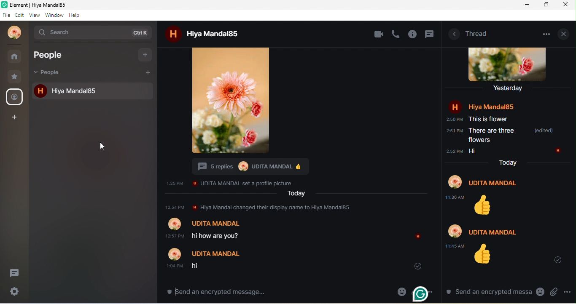  Describe the element at coordinates (51, 73) in the screenshot. I see `people` at that location.